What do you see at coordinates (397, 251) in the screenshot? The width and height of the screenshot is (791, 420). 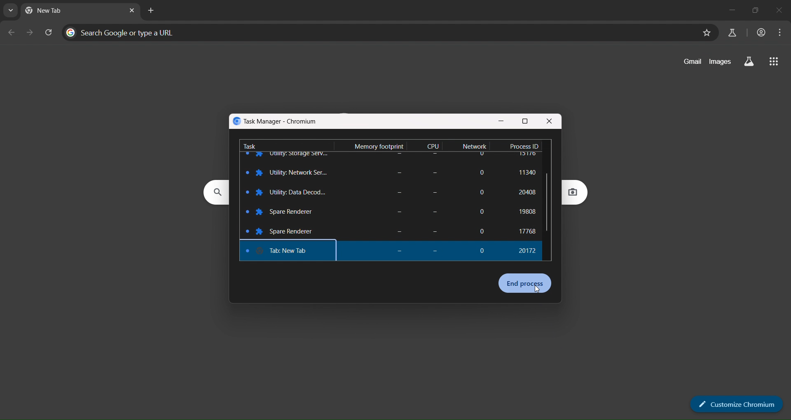 I see `14,832K` at bounding box center [397, 251].